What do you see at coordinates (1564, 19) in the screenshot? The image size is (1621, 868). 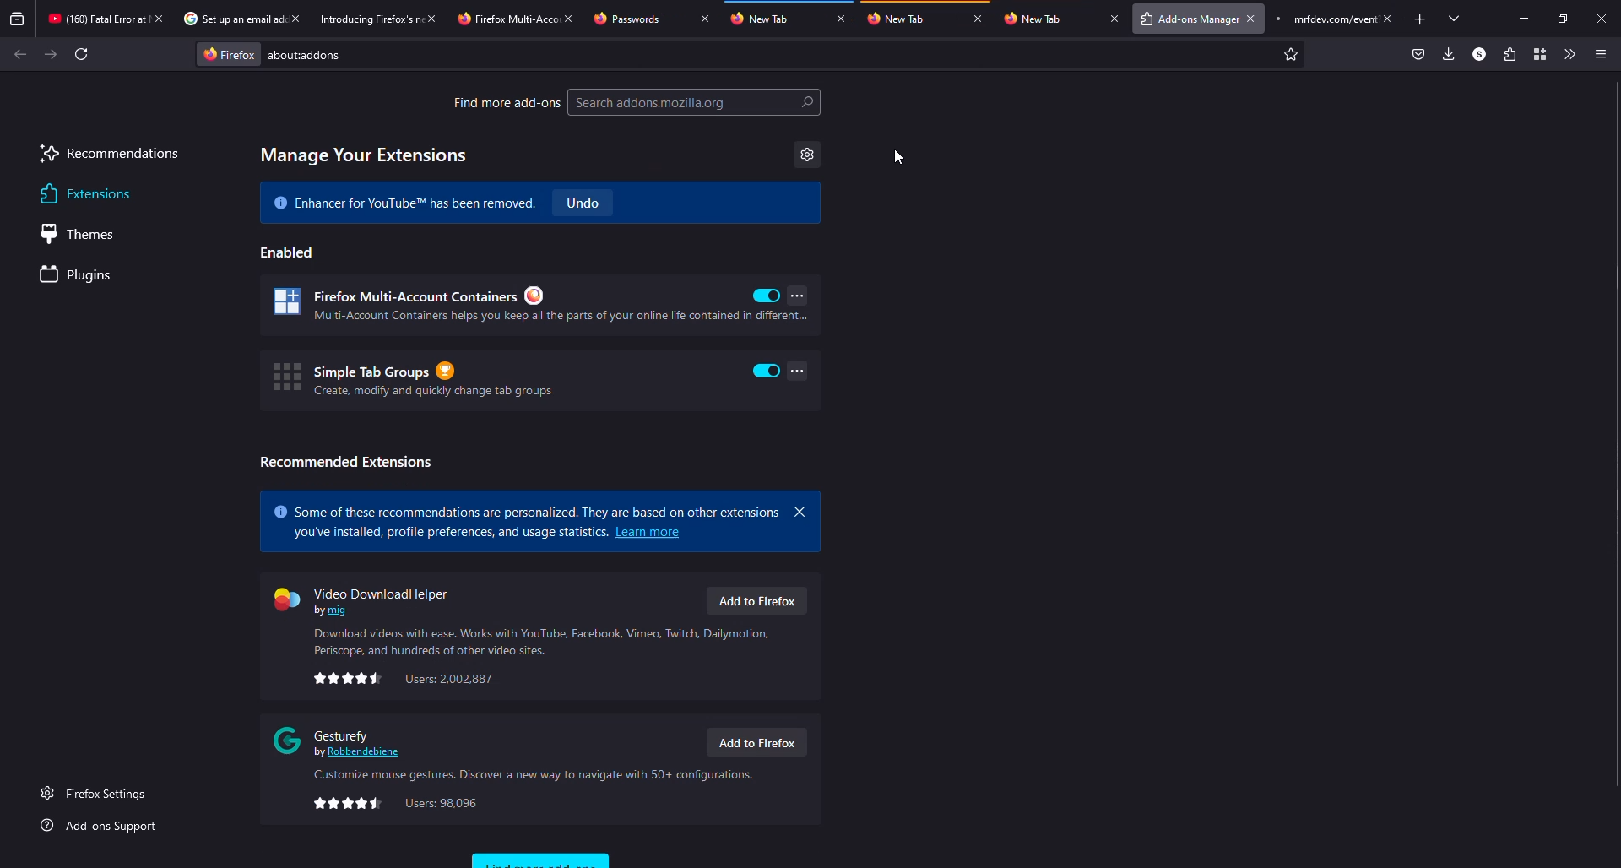 I see `maximize` at bounding box center [1564, 19].